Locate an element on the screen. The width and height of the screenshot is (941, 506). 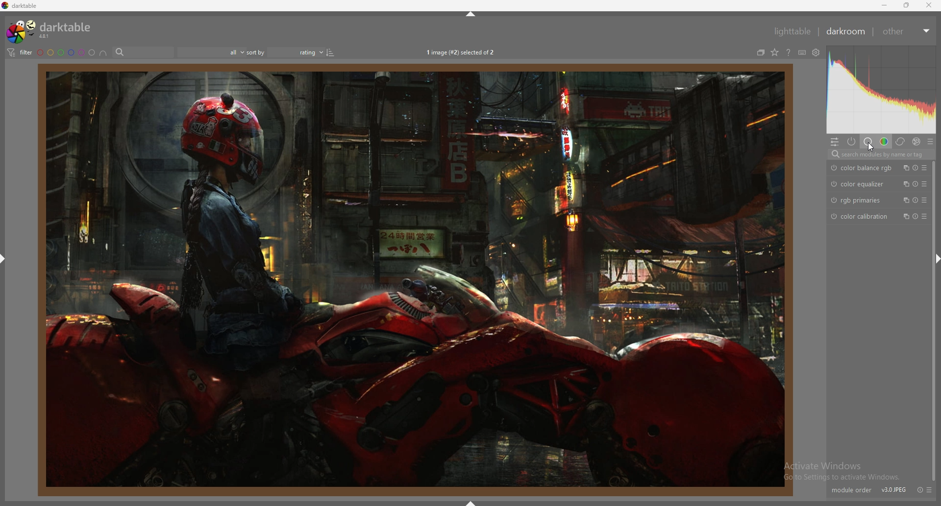
color label is located at coordinates (66, 52).